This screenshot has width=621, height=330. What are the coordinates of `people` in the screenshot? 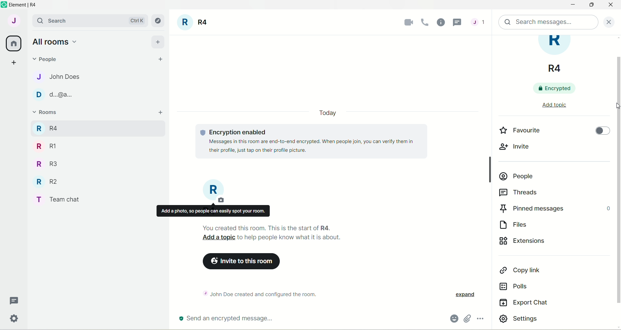 It's located at (517, 174).